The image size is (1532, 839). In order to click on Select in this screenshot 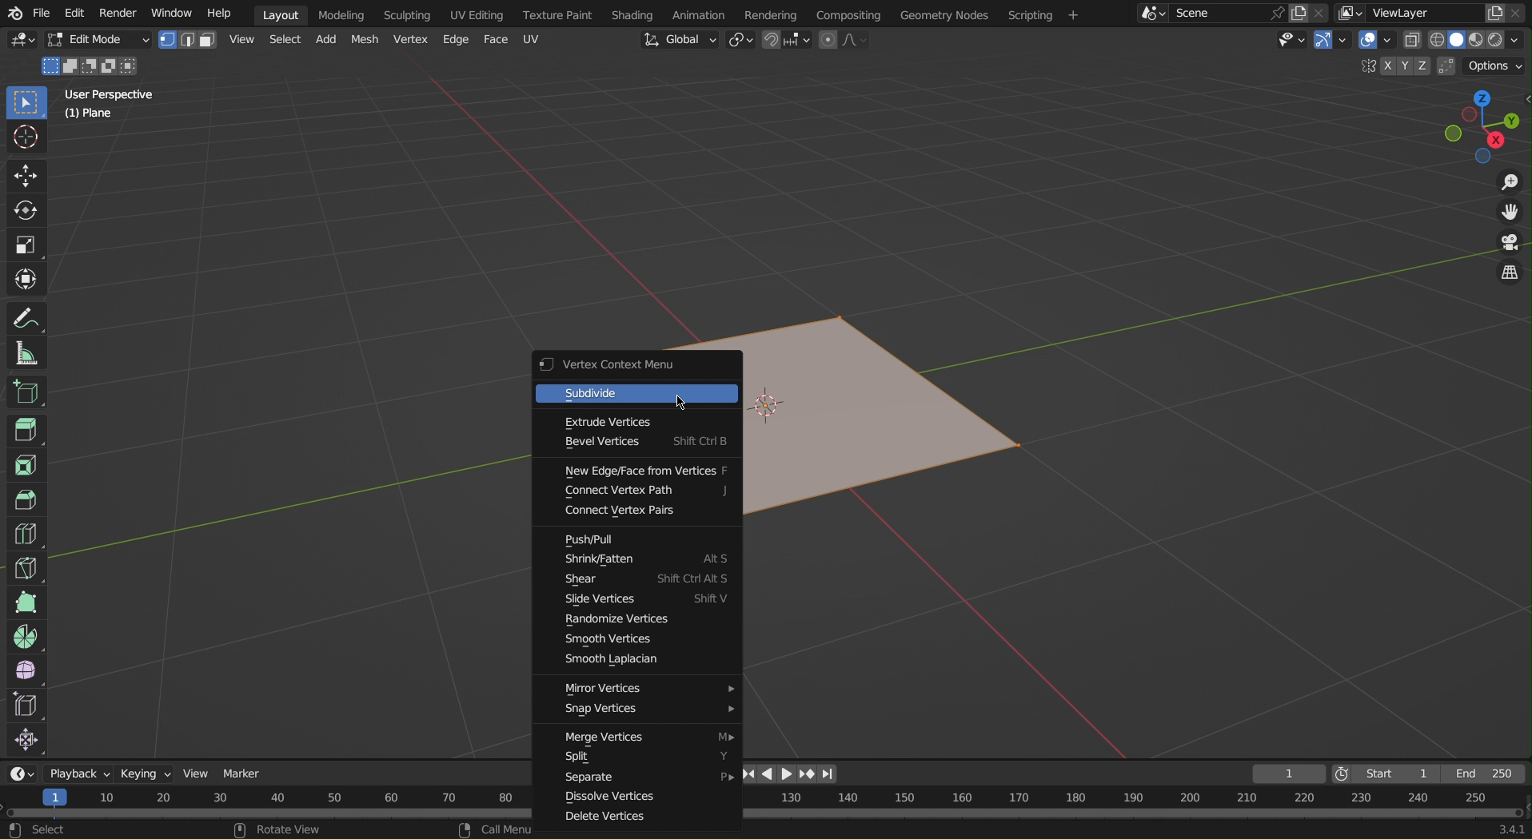, I will do `click(39, 831)`.